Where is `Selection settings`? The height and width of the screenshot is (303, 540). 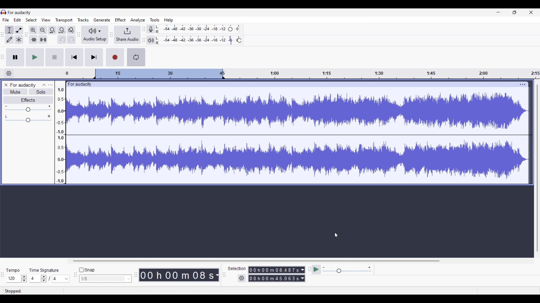
Selection settings is located at coordinates (242, 278).